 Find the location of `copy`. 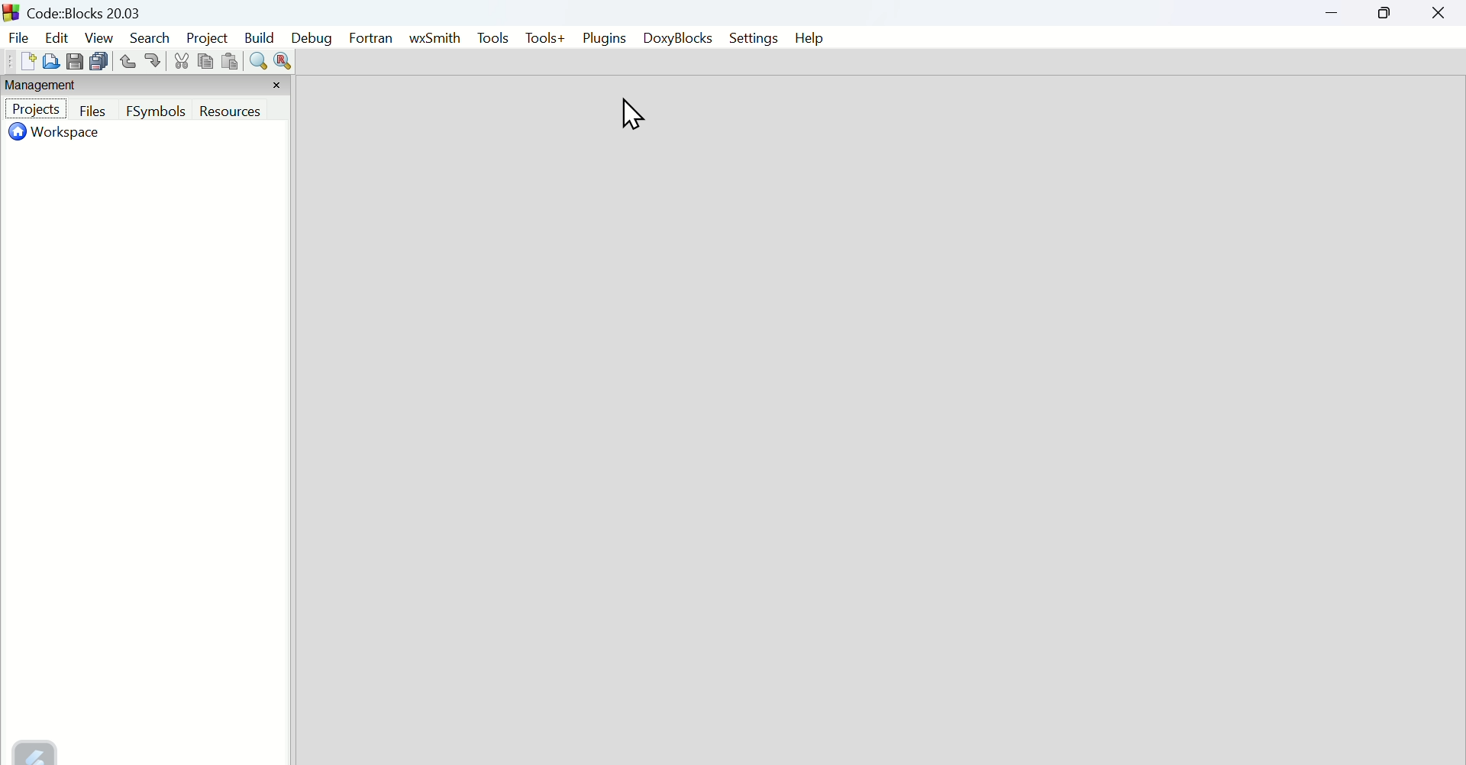

copy is located at coordinates (205, 61).